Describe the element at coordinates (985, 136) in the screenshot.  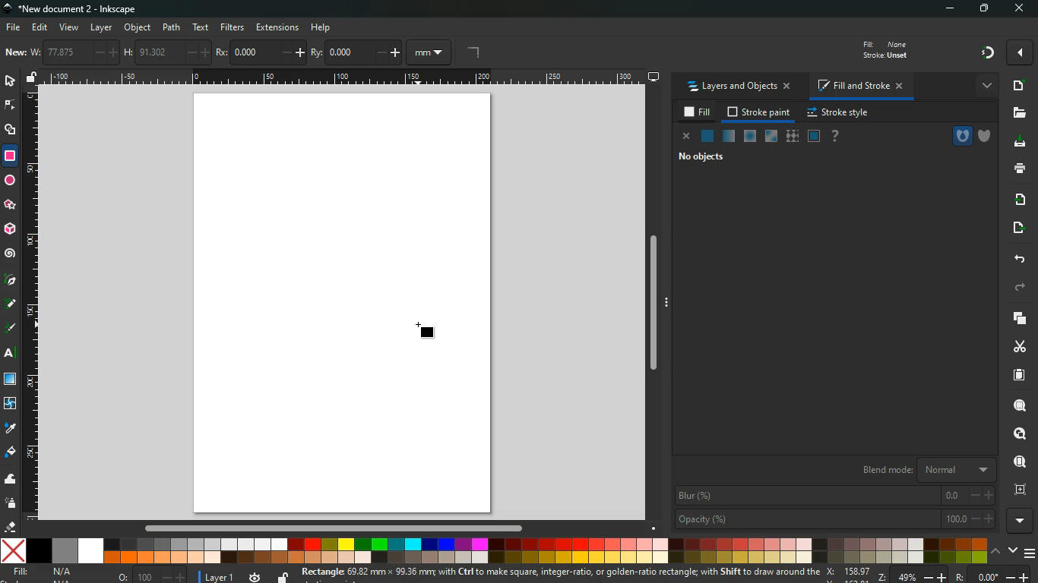
I see `shield` at that location.